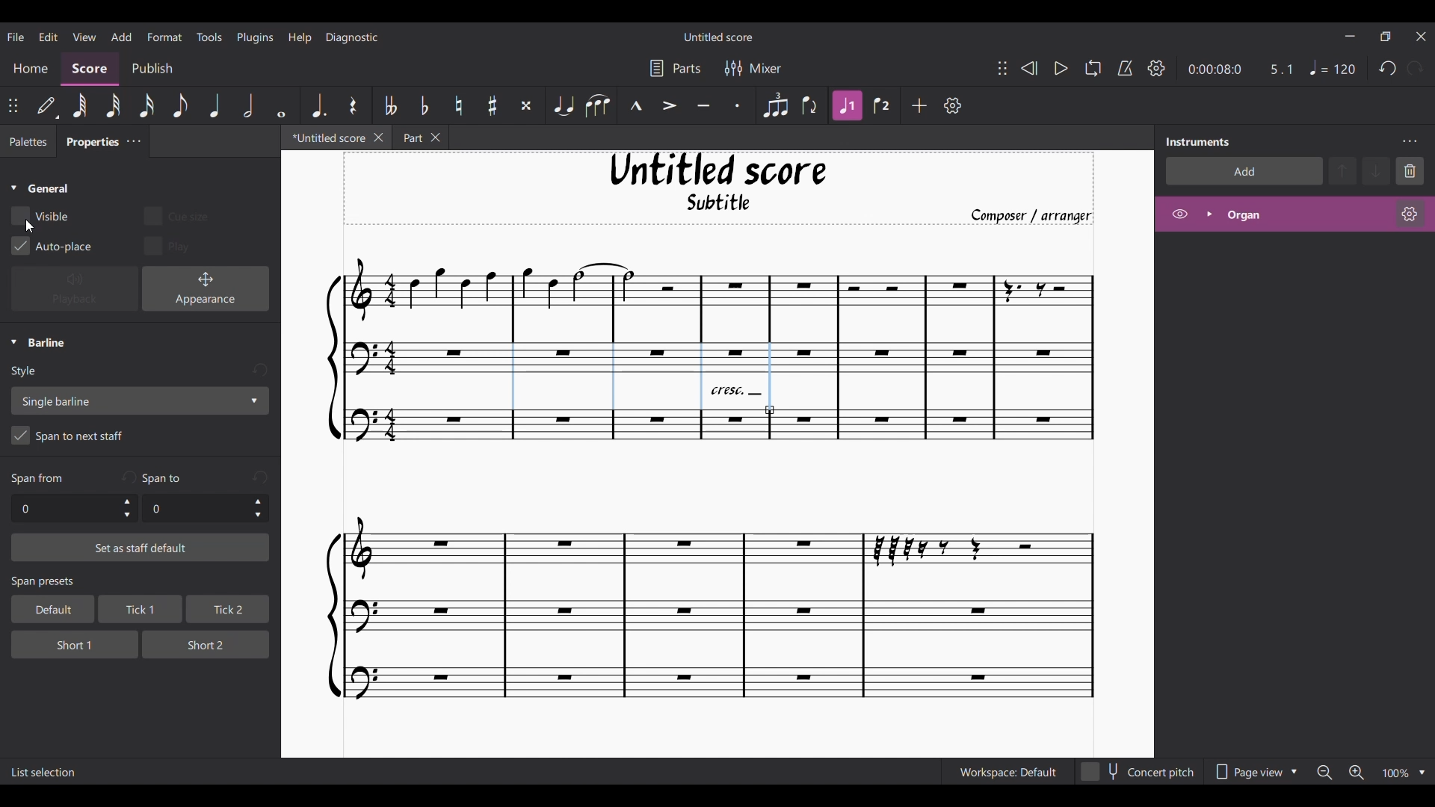 The width and height of the screenshot is (1435, 807). I want to click on Move selection up, so click(1343, 170).